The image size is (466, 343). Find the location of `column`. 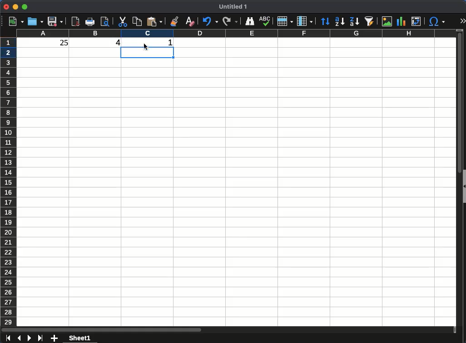

column is located at coordinates (305, 20).